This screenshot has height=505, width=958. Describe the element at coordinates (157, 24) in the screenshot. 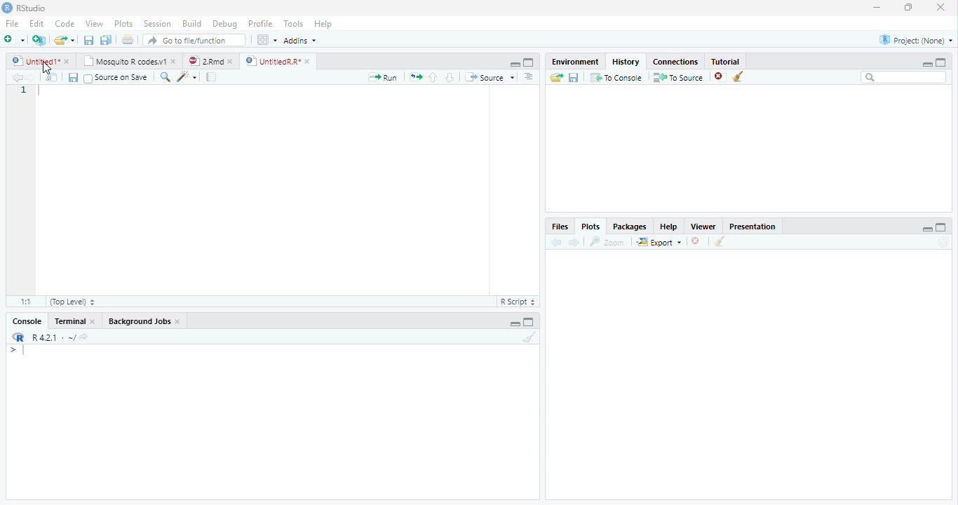

I see `Session` at that location.